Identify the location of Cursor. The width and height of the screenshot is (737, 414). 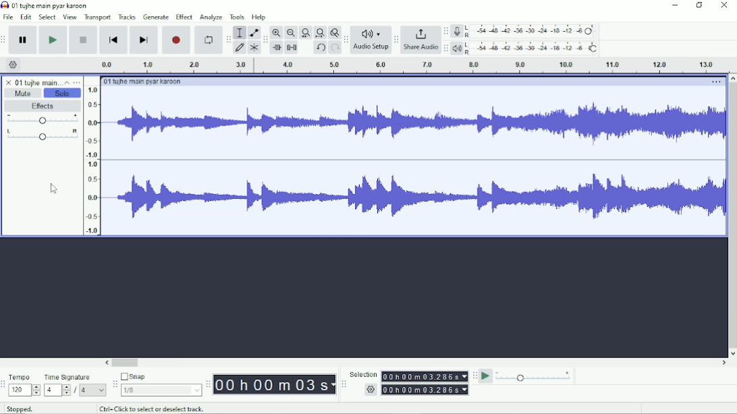
(53, 188).